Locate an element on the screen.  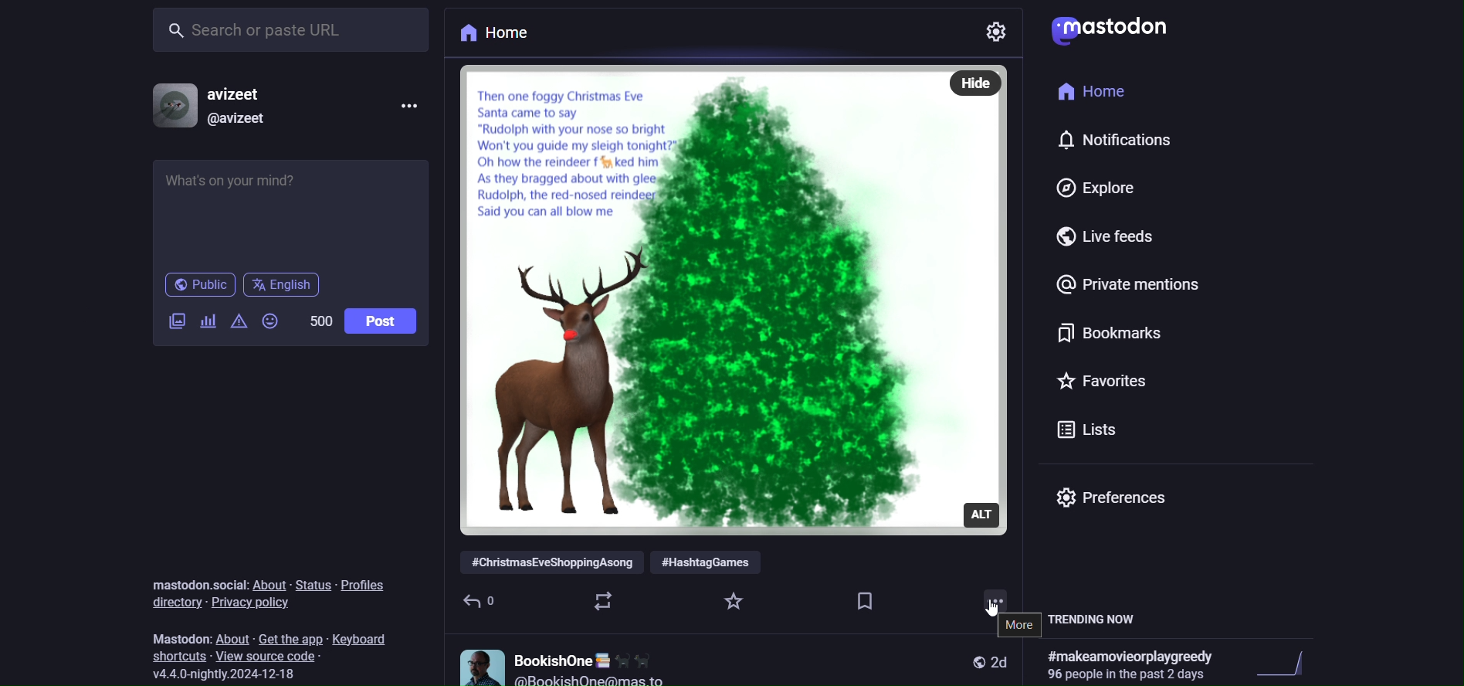
keyboard is located at coordinates (365, 640).